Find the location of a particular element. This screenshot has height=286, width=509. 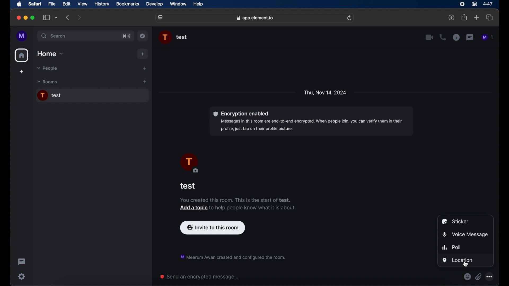

profile picture is located at coordinates (189, 163).